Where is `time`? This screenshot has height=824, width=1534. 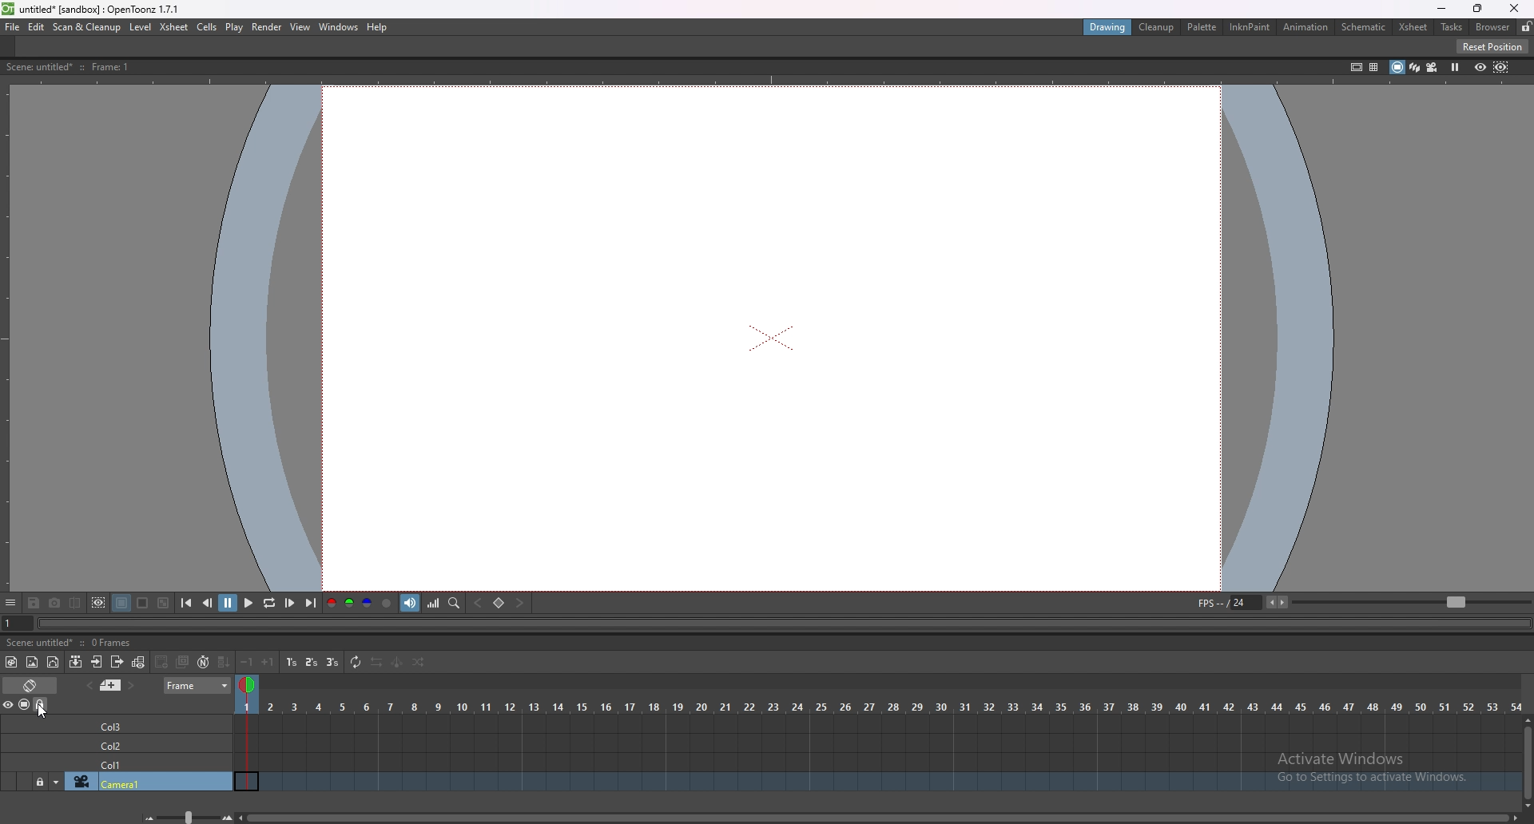
time is located at coordinates (879, 704).